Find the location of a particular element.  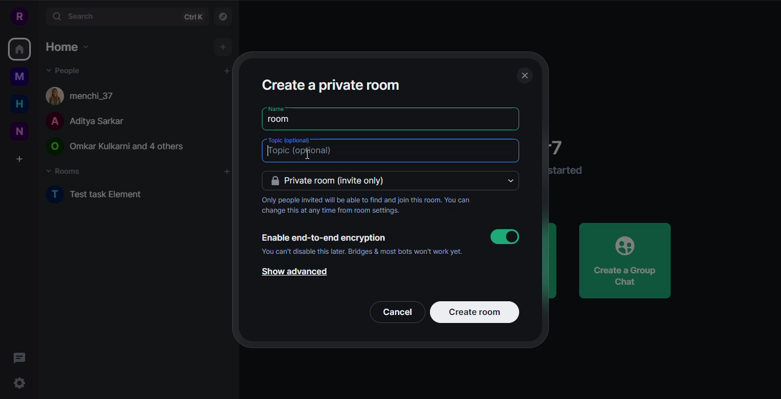

add is located at coordinates (221, 72).